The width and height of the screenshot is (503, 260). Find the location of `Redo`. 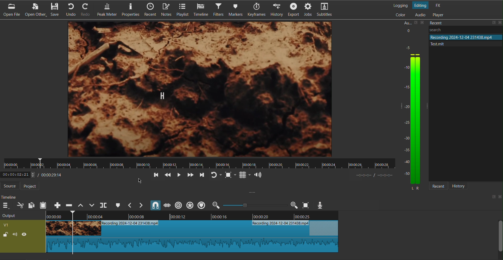

Redo is located at coordinates (215, 175).